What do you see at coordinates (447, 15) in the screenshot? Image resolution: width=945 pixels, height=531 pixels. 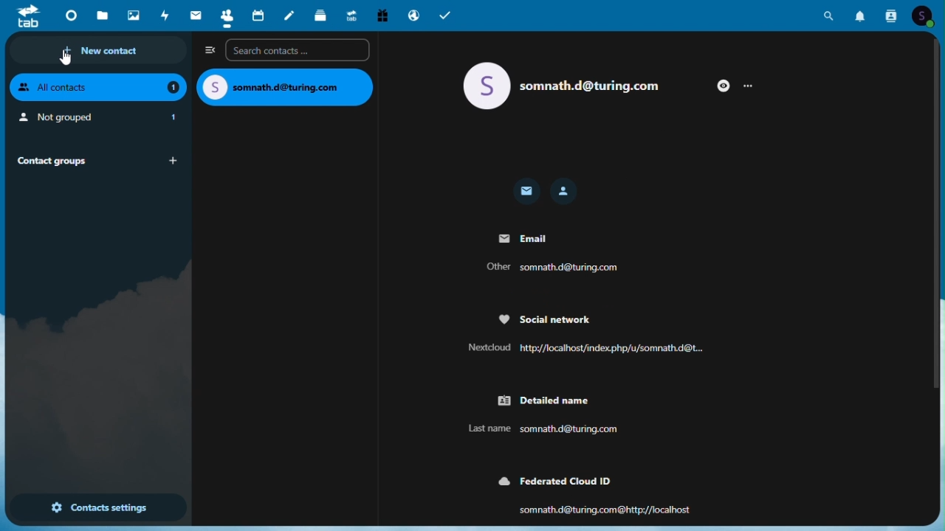 I see `Tasks` at bounding box center [447, 15].